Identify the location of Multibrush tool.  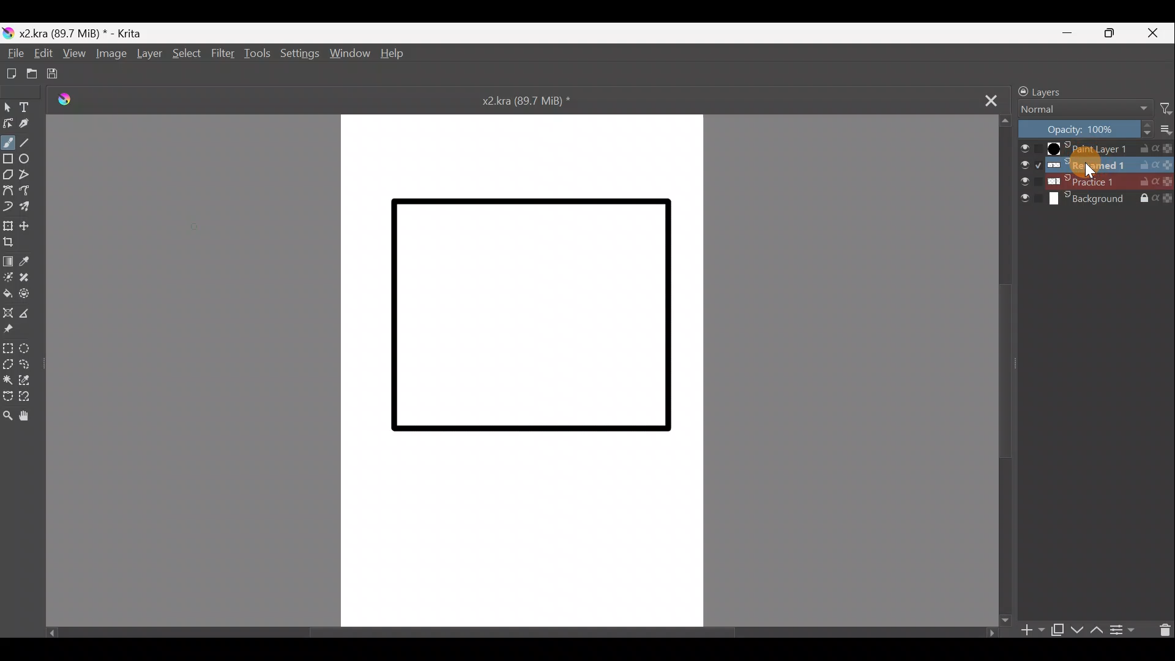
(29, 209).